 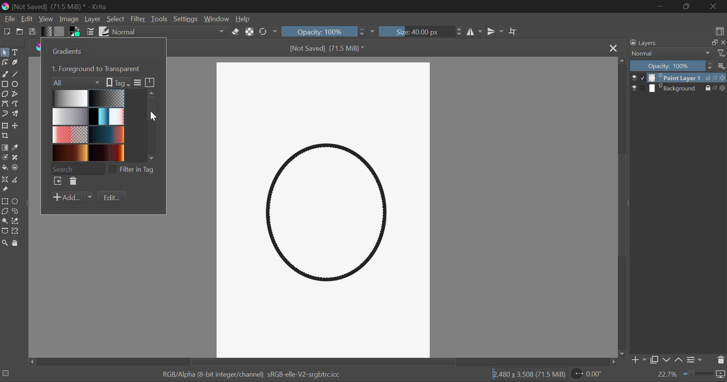 What do you see at coordinates (17, 95) in the screenshot?
I see `Polyline` at bounding box center [17, 95].